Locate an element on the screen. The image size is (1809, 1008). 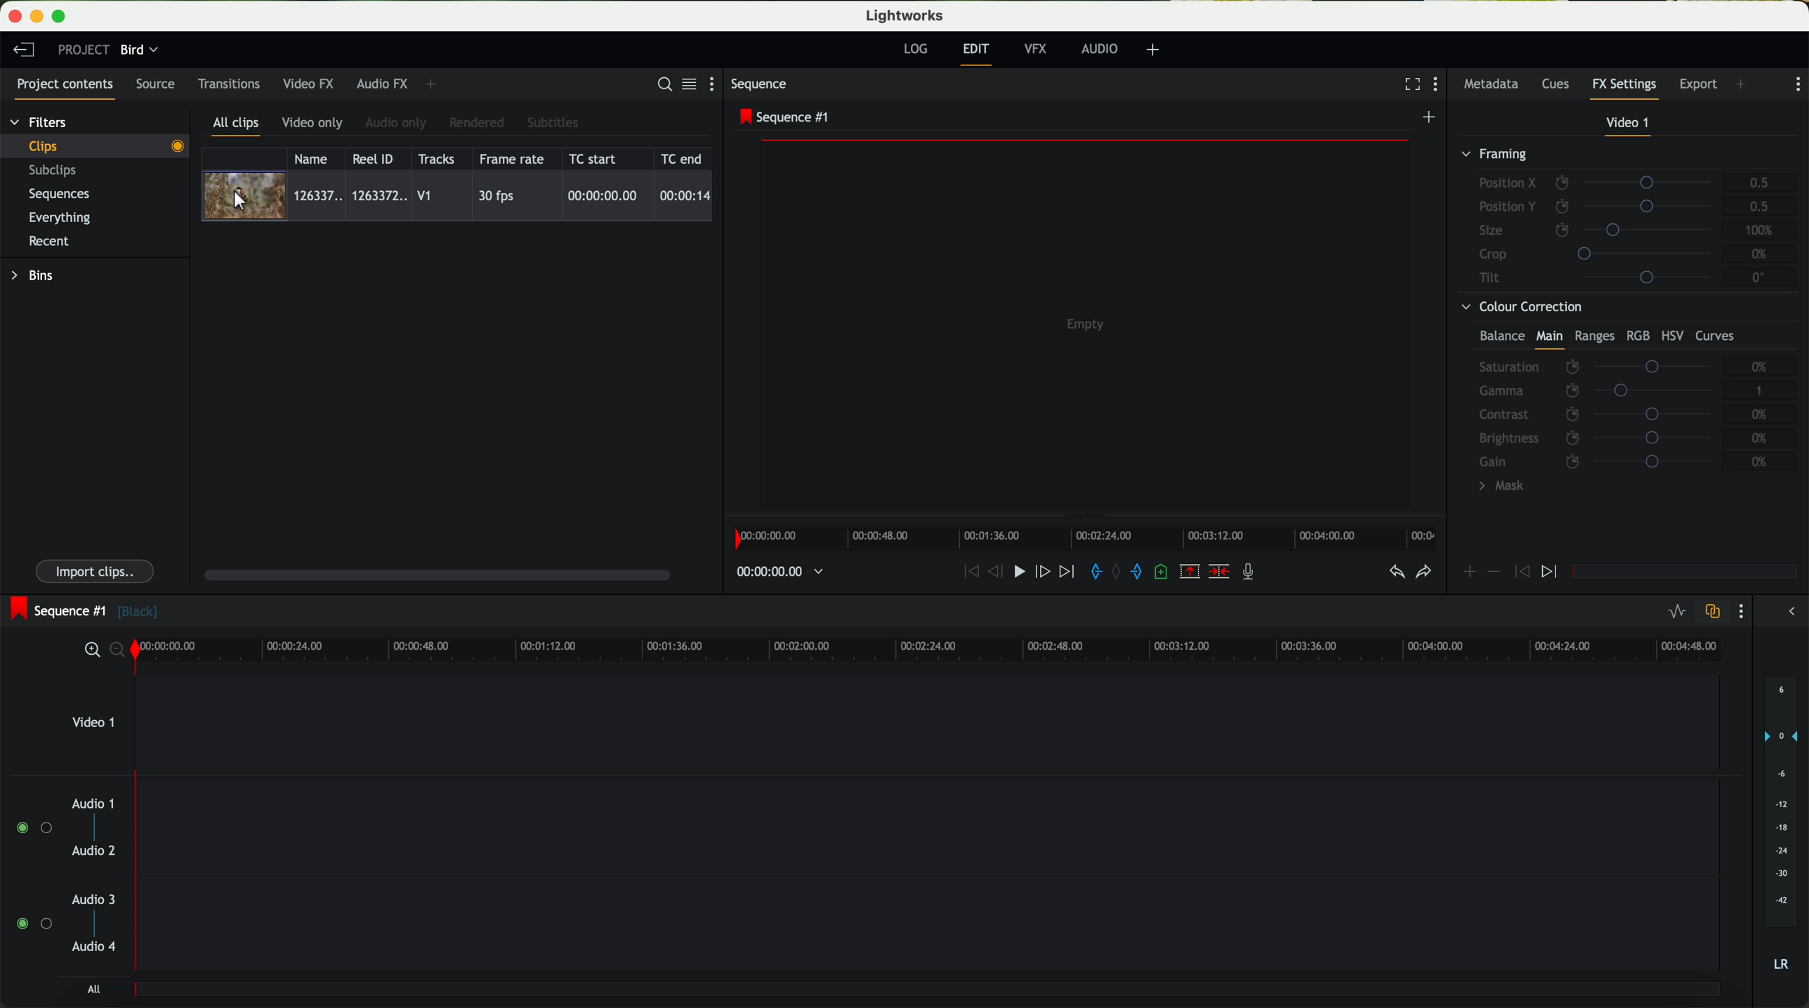
0.5 is located at coordinates (1759, 183).